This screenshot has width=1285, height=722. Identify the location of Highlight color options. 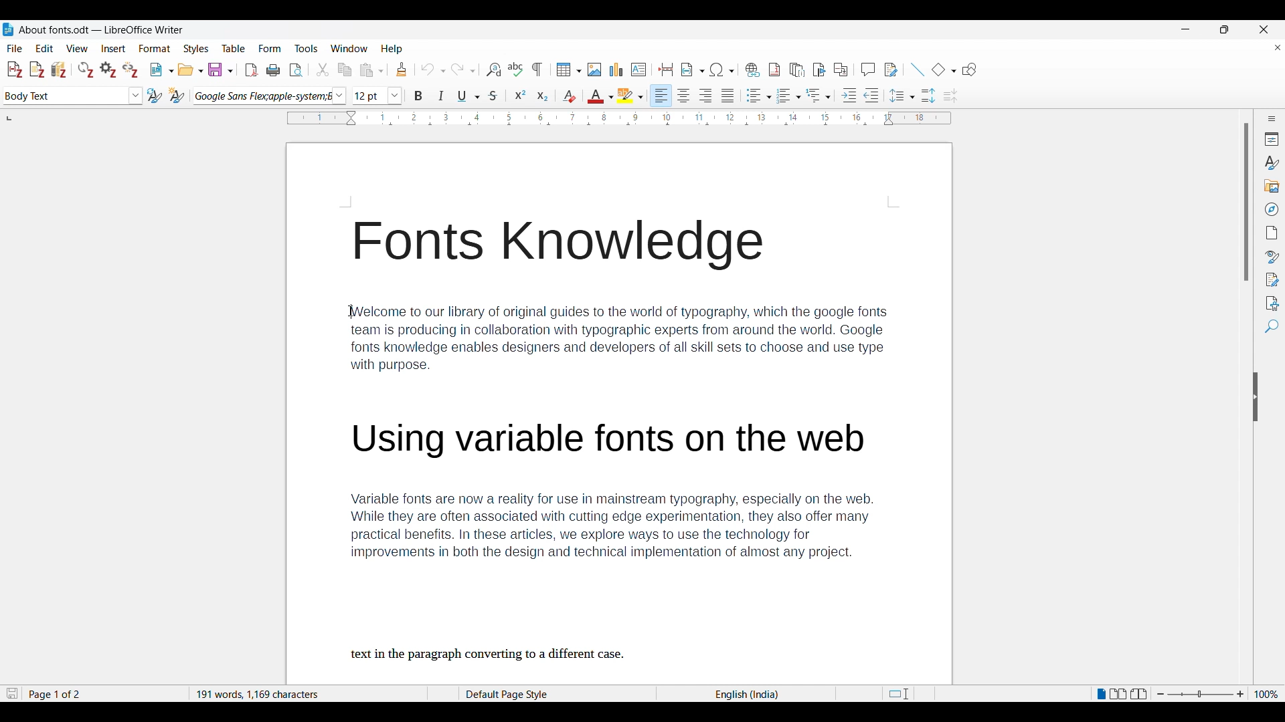
(630, 96).